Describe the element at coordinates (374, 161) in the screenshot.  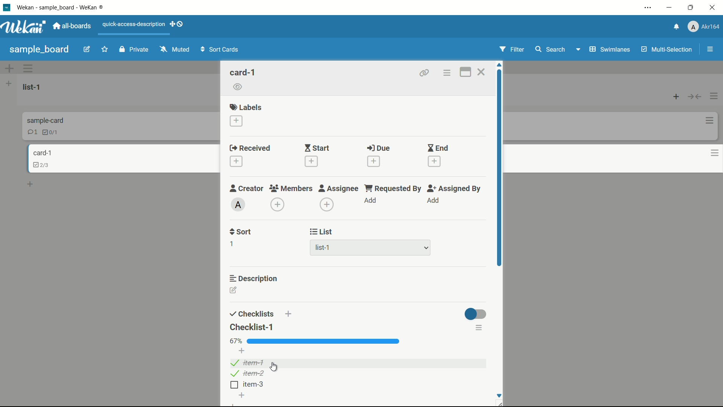
I see `add date` at that location.